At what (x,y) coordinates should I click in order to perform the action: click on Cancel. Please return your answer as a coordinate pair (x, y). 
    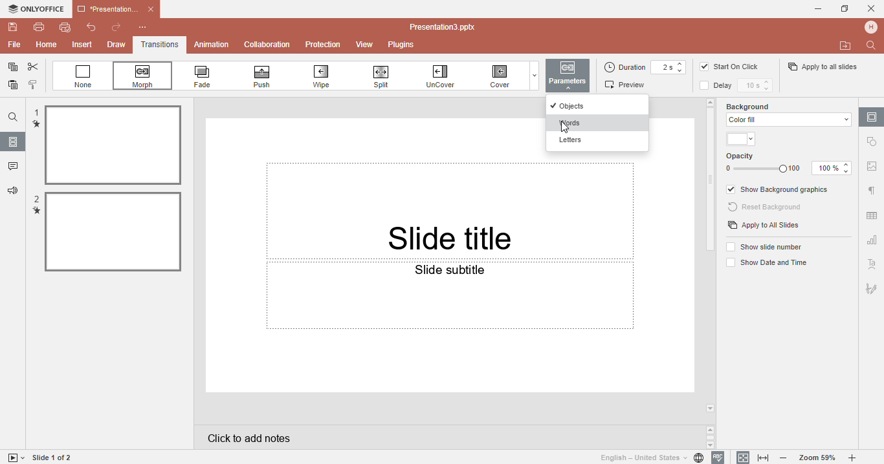
    Looking at the image, I should click on (871, 8).